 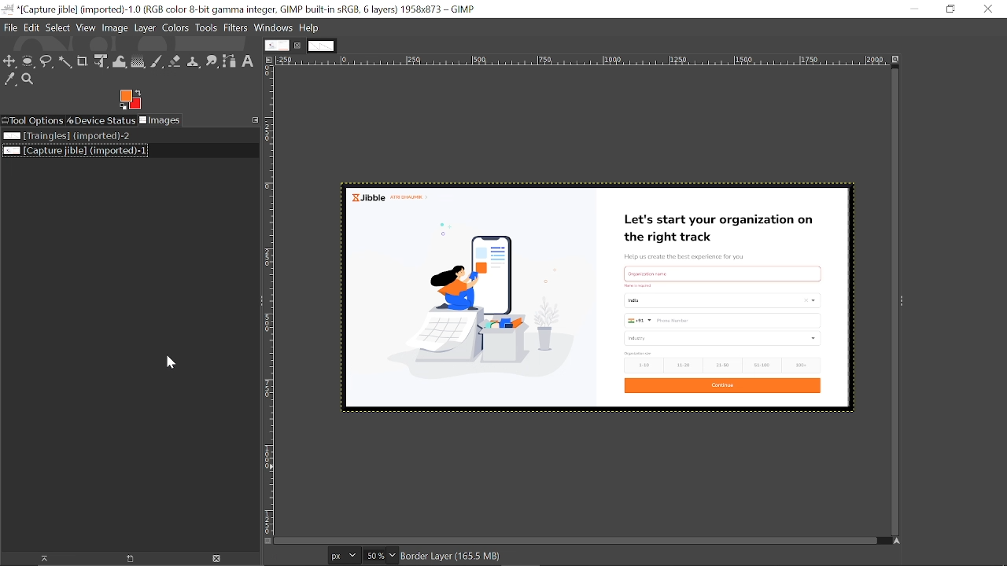 I want to click on Colors, so click(x=175, y=28).